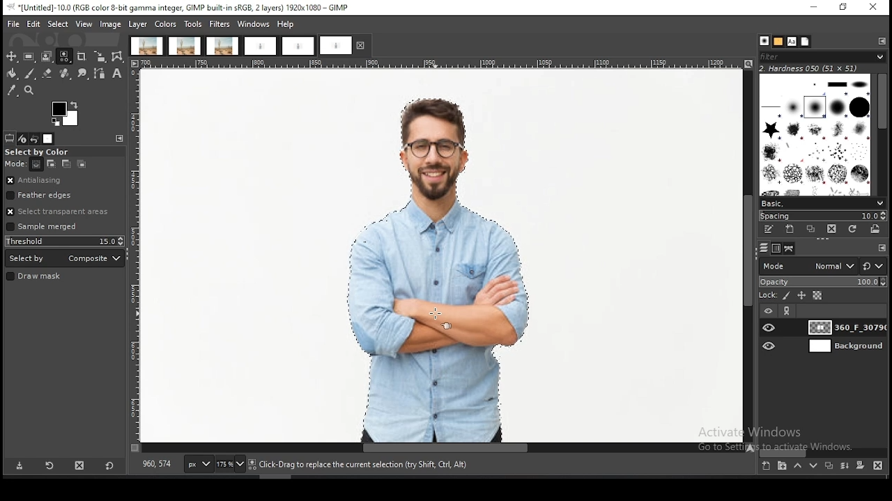 The width and height of the screenshot is (892, 501). Describe the element at coordinates (83, 74) in the screenshot. I see `smudge tool` at that location.